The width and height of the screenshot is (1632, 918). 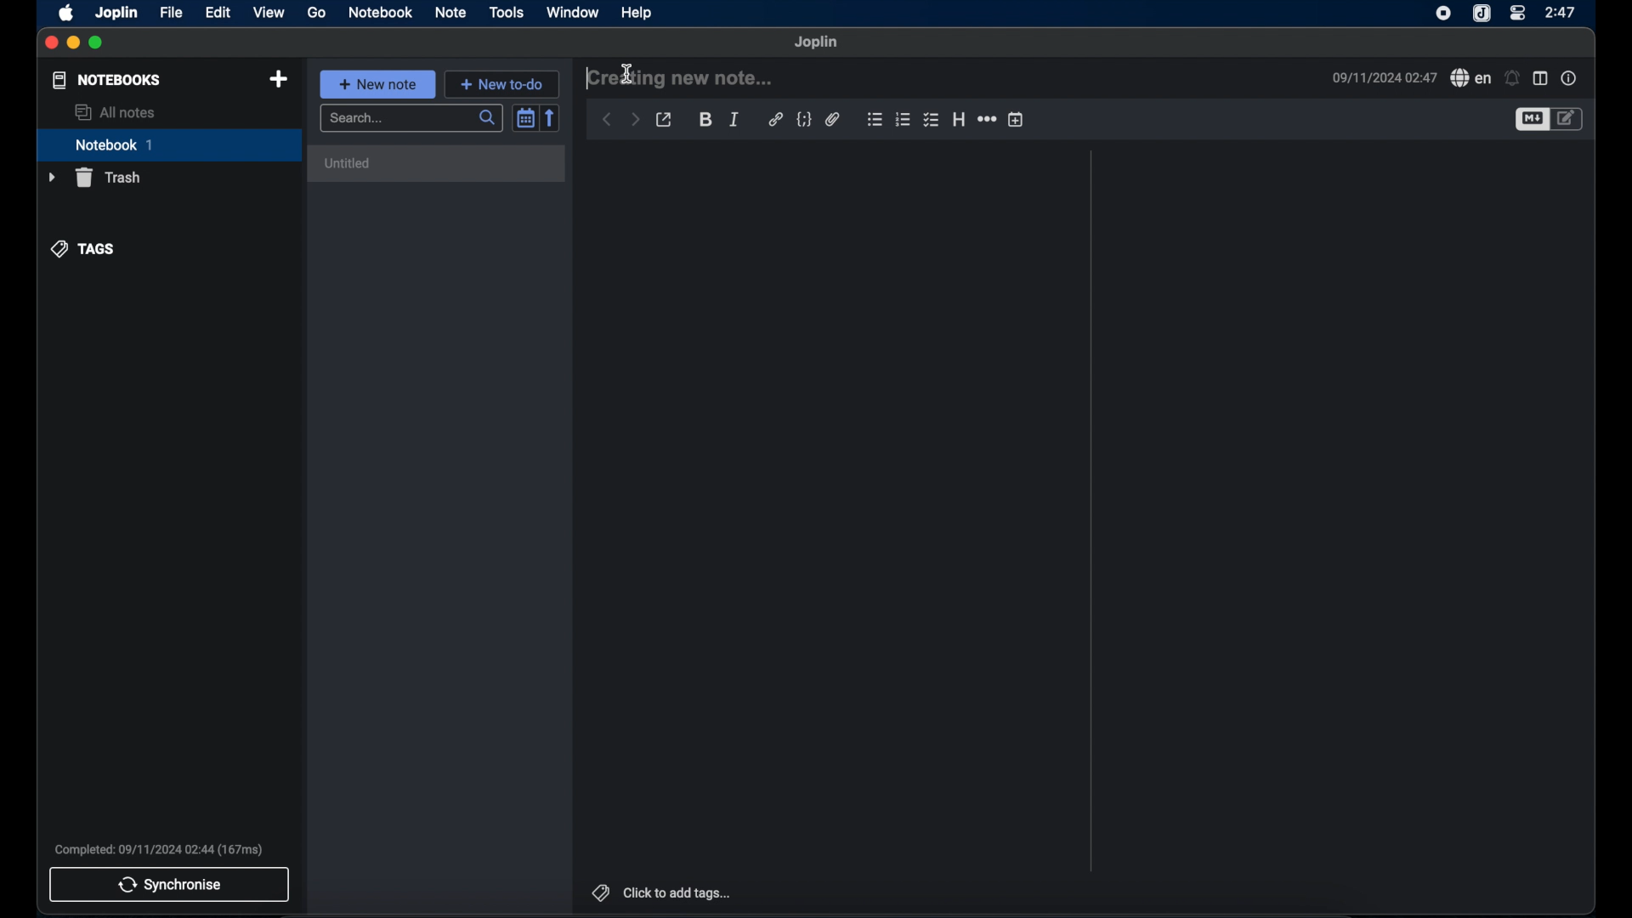 What do you see at coordinates (1017, 120) in the screenshot?
I see `insert time` at bounding box center [1017, 120].